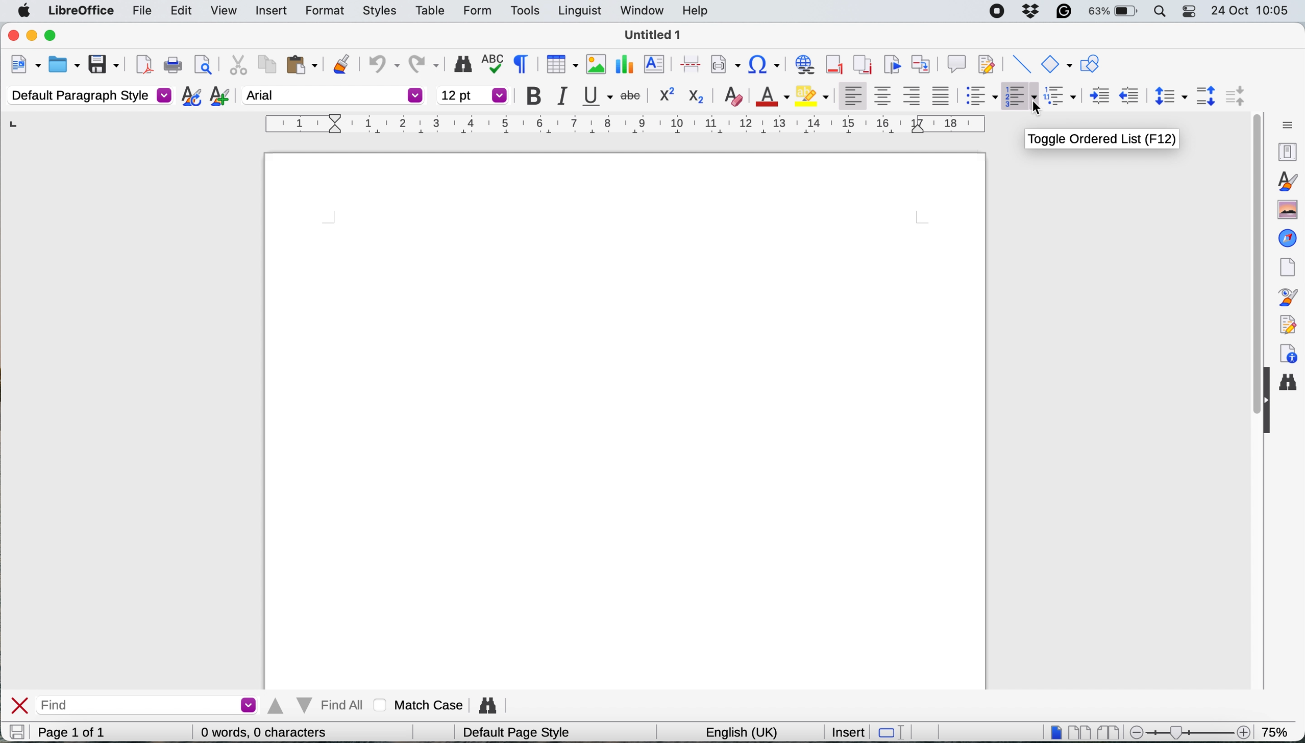 This screenshot has height=743, width=1305. I want to click on insert text, so click(656, 65).